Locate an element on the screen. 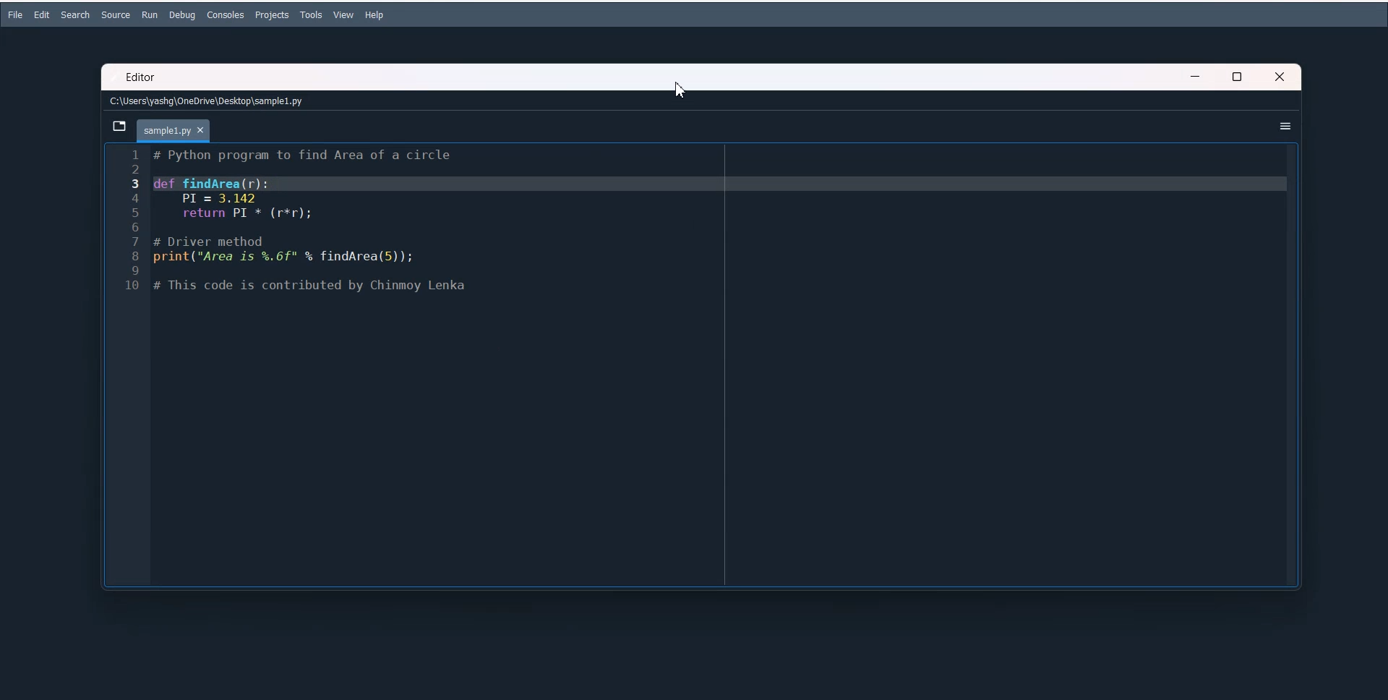  Help is located at coordinates (374, 15).